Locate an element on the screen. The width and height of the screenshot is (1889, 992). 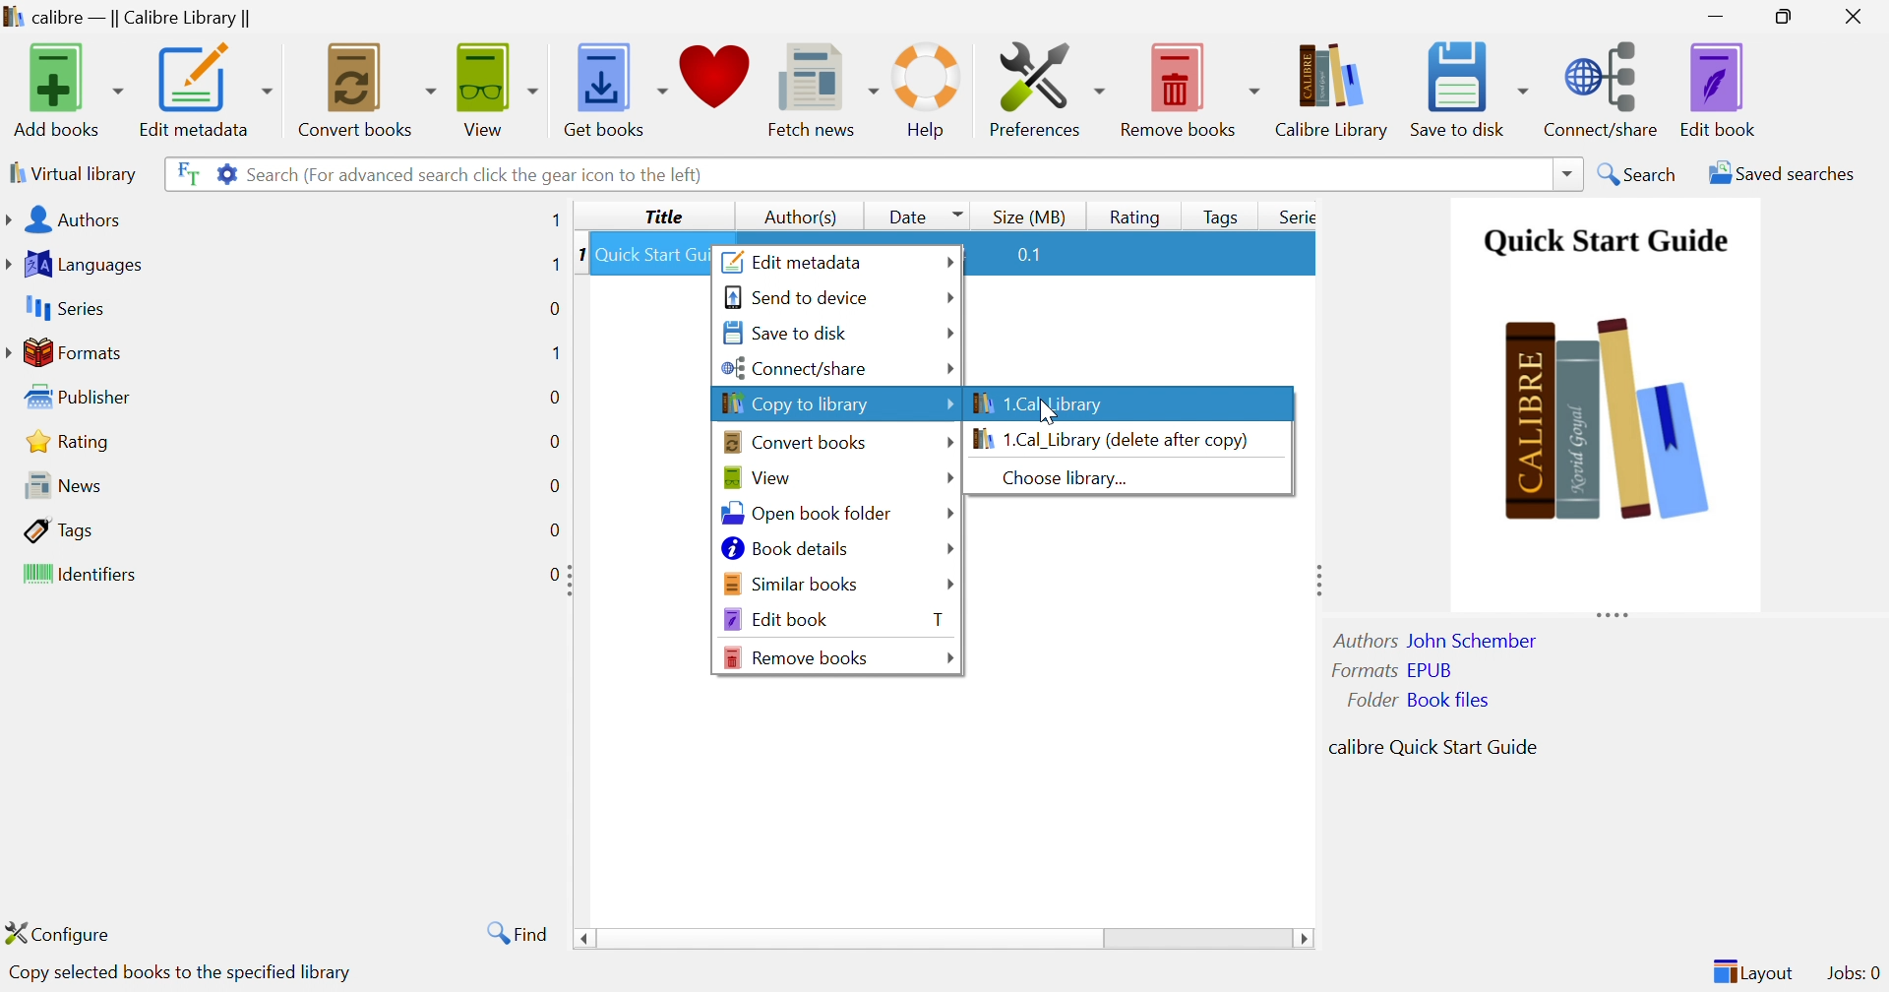
1 is located at coordinates (555, 265).